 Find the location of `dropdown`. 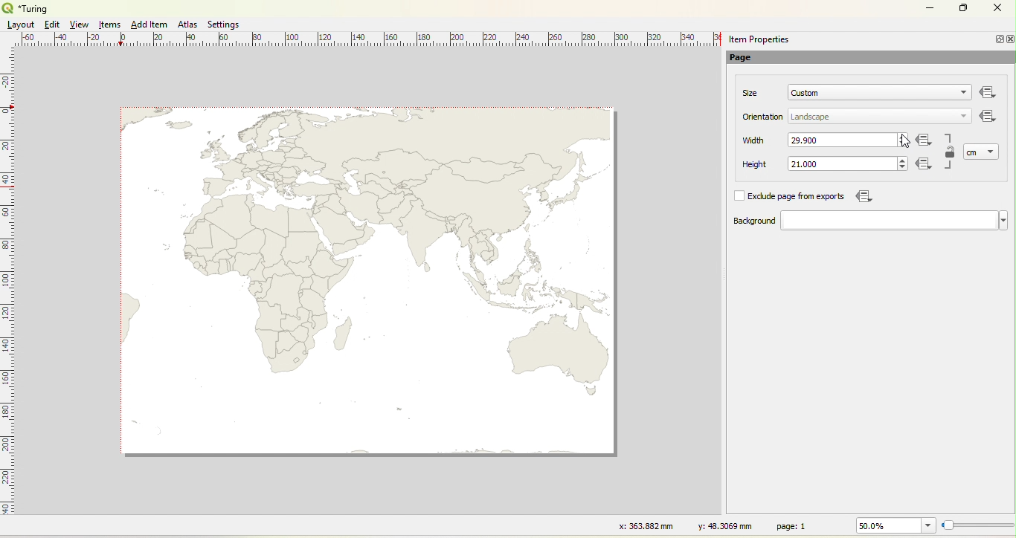

dropdown is located at coordinates (992, 151).